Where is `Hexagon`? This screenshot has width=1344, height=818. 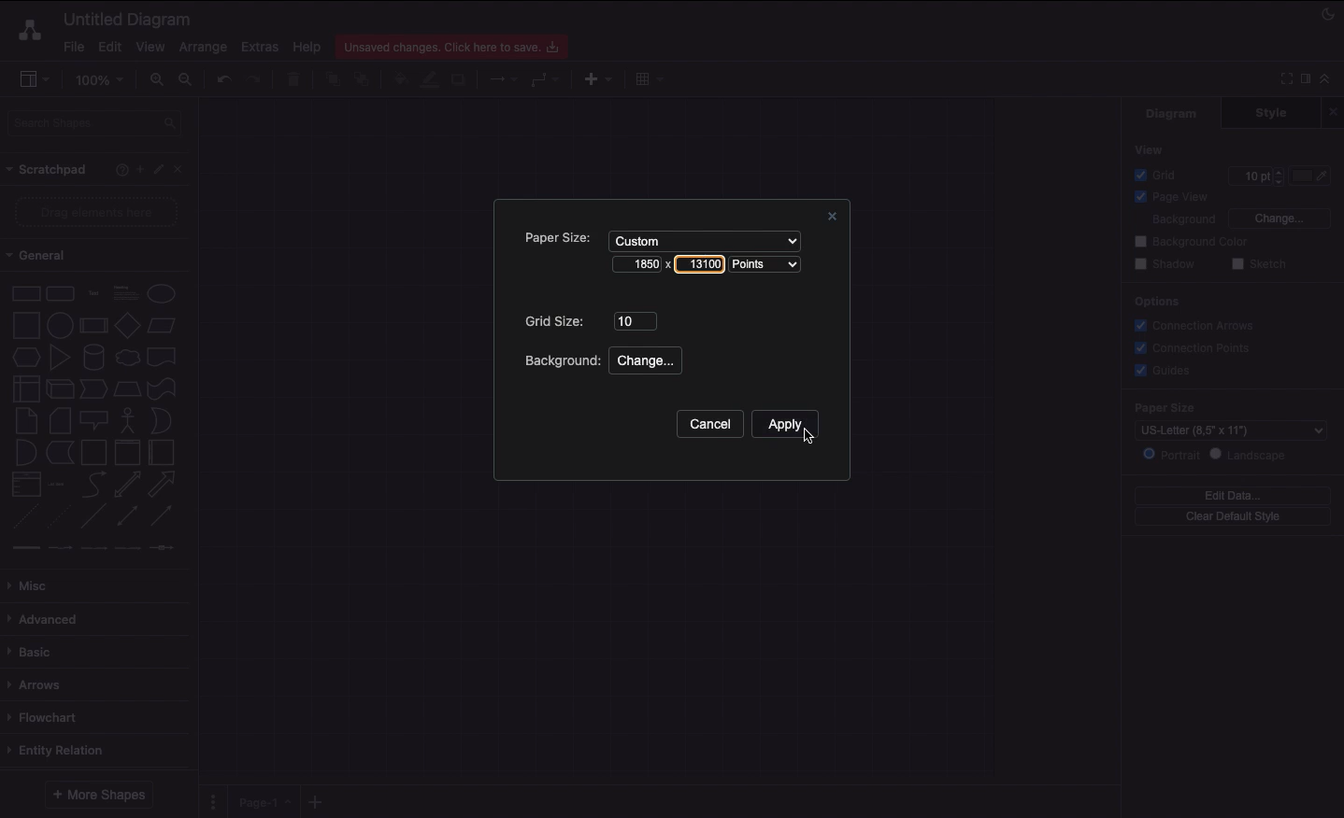 Hexagon is located at coordinates (25, 358).